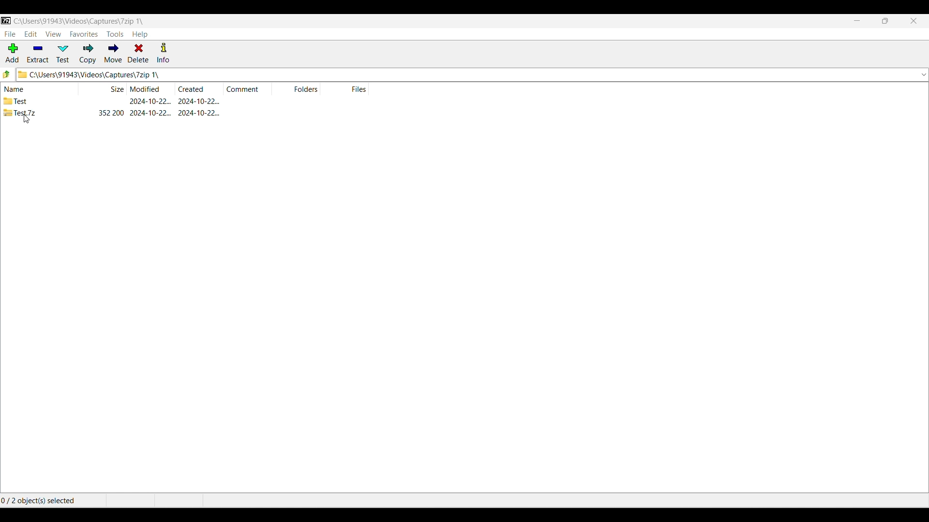  I want to click on Go back one folder, so click(6, 74).